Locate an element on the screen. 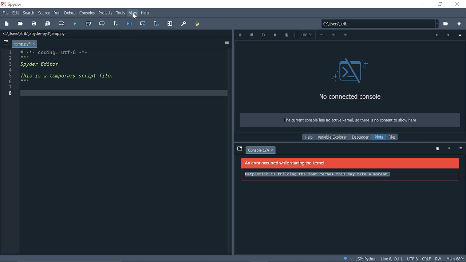  Copy plot to clipboard is located at coordinates (263, 36).